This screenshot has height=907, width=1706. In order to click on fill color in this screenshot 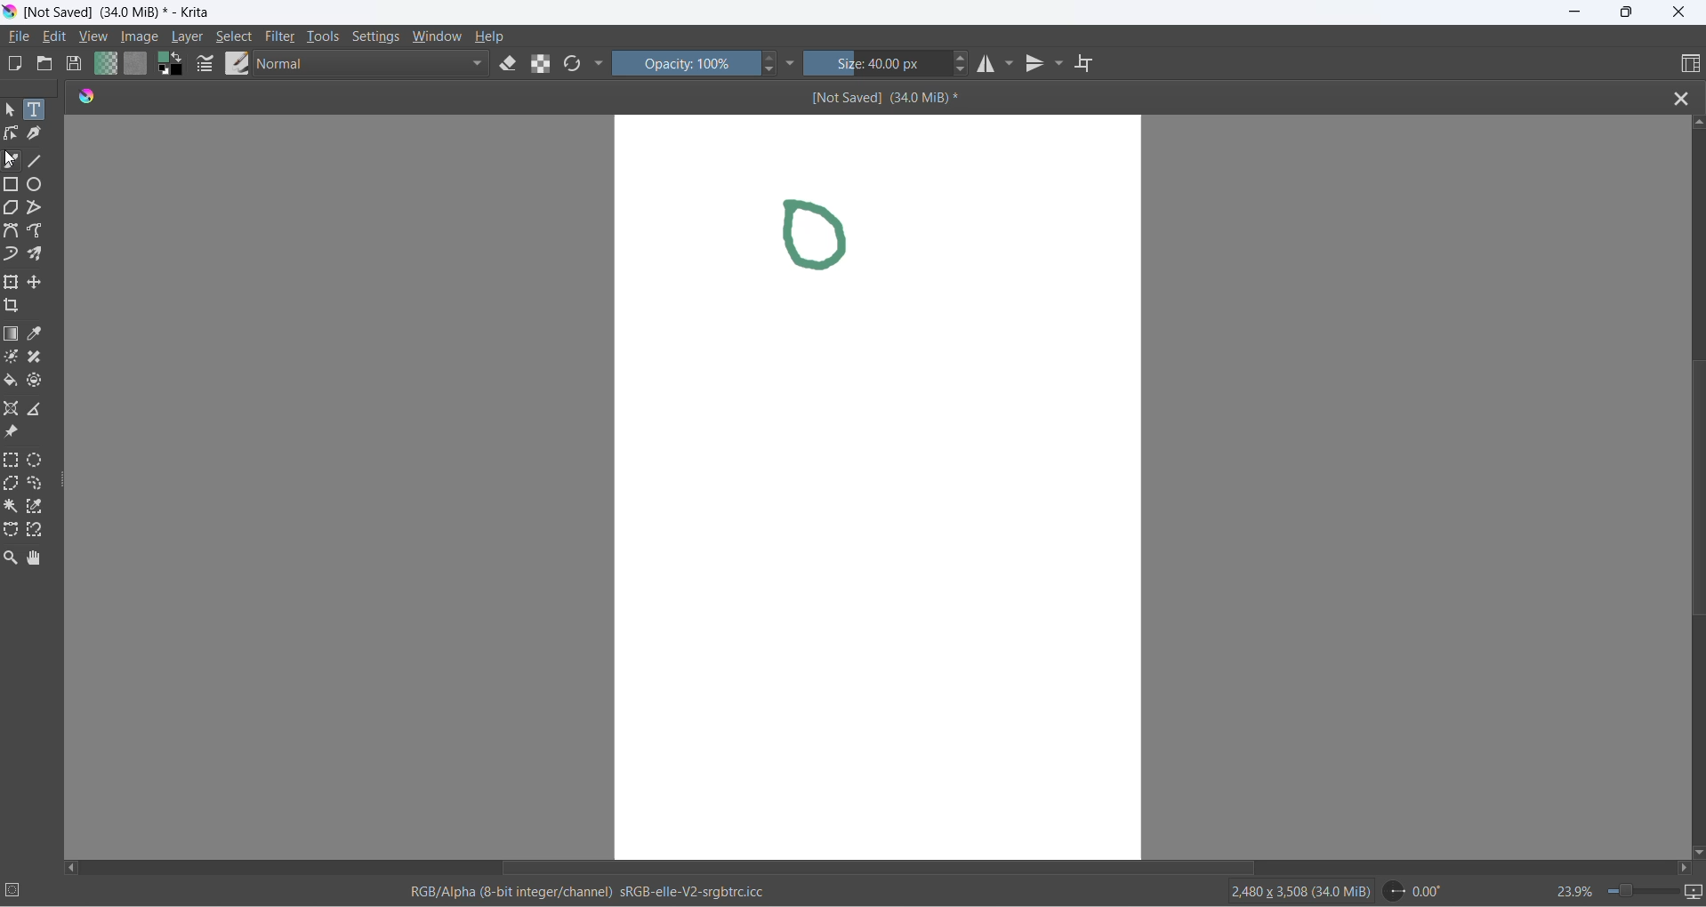, I will do `click(13, 383)`.